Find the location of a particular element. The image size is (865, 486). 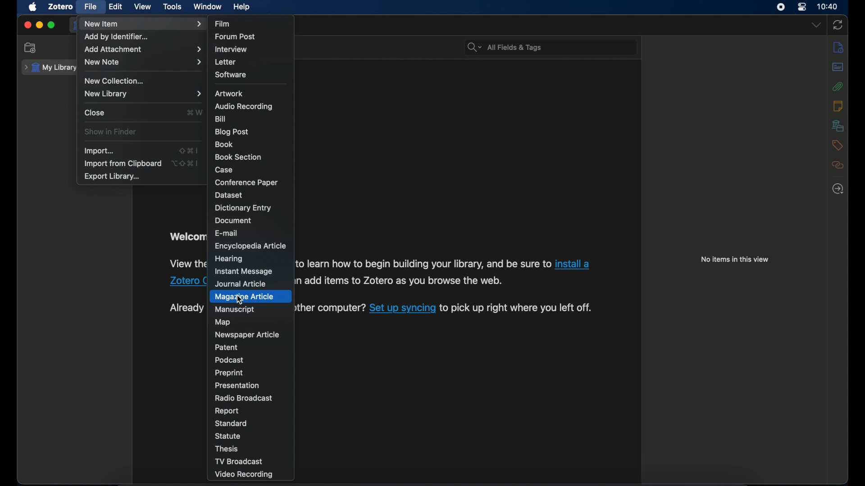

radio broadcast is located at coordinates (243, 398).